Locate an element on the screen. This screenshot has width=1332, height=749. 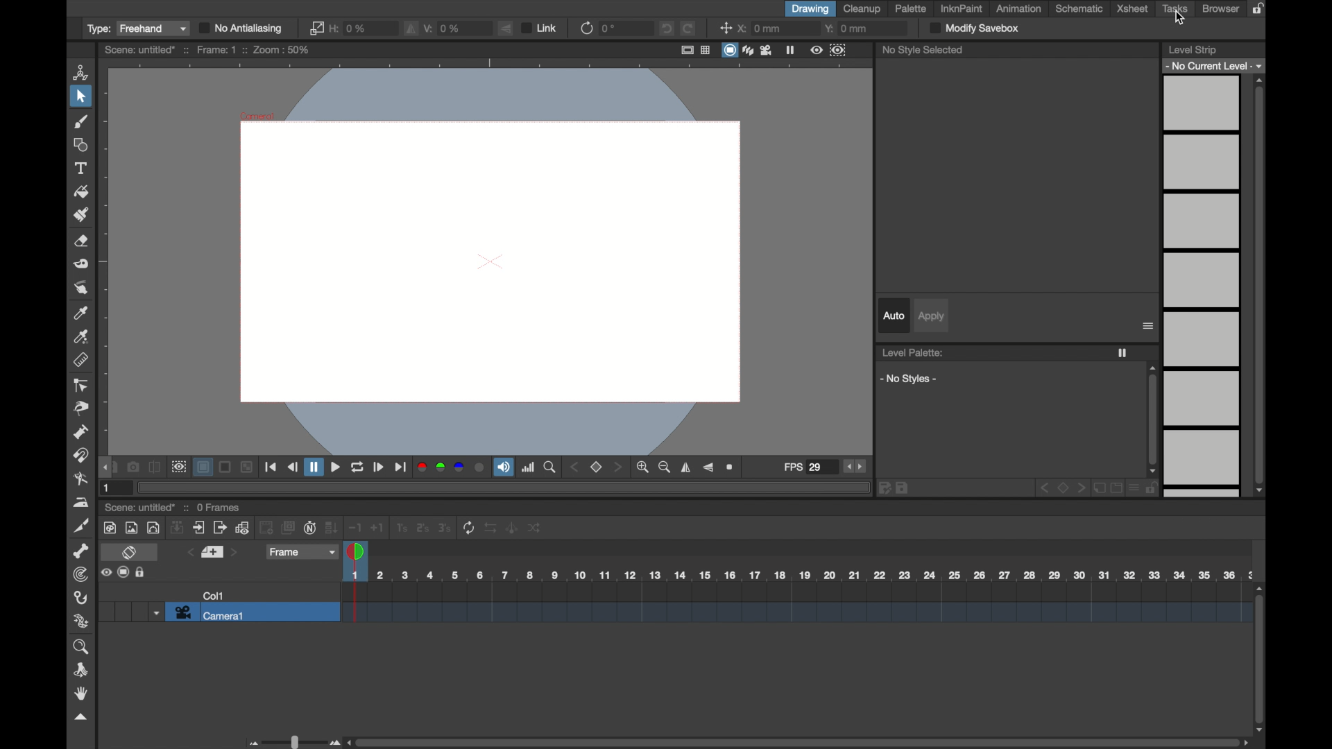
0 is located at coordinates (609, 28).